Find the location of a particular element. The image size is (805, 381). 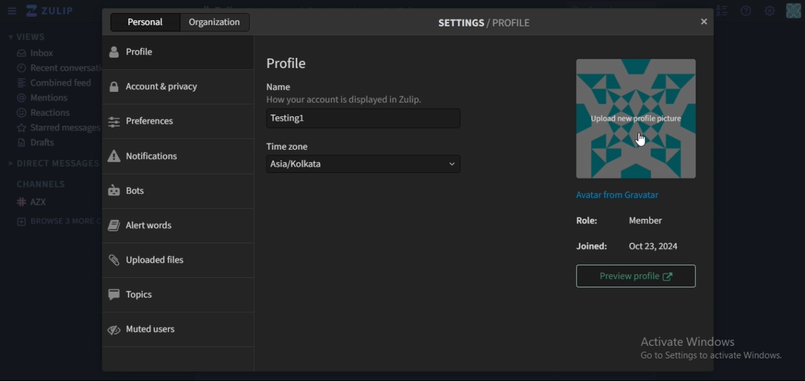

Asia/Kolkata  is located at coordinates (297, 164).